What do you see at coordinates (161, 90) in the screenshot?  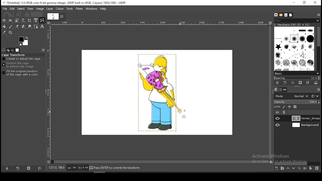 I see `image(cage transform)` at bounding box center [161, 90].